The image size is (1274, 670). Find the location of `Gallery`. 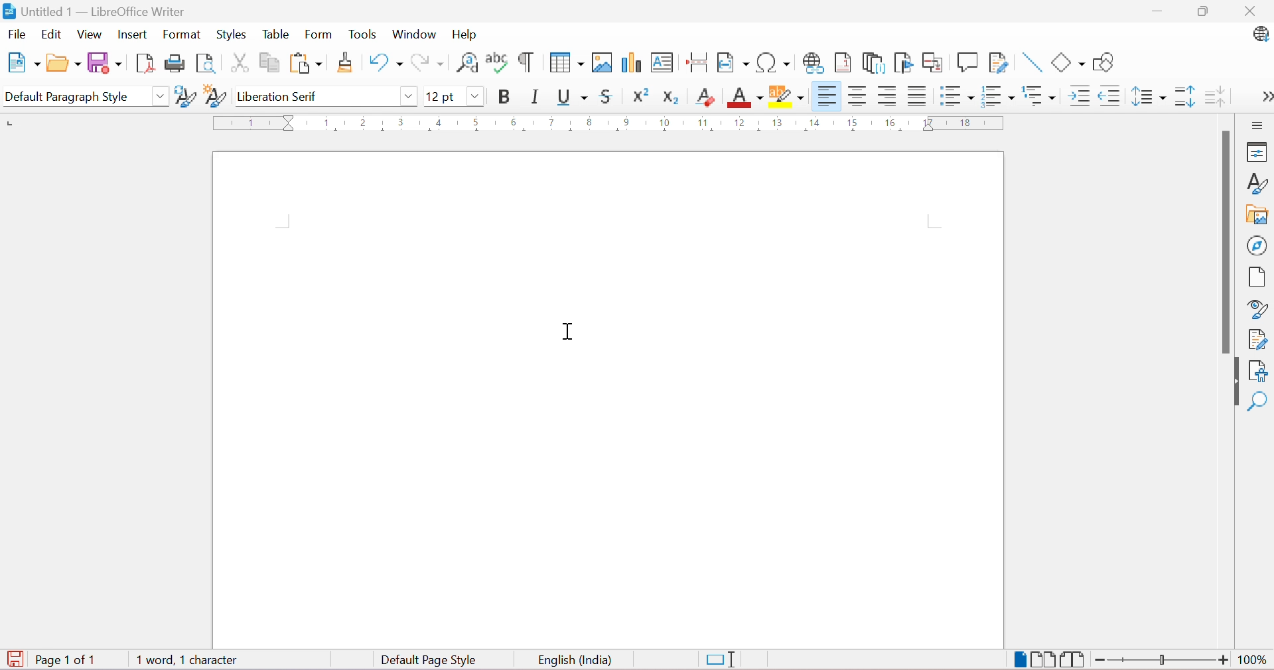

Gallery is located at coordinates (1255, 215).